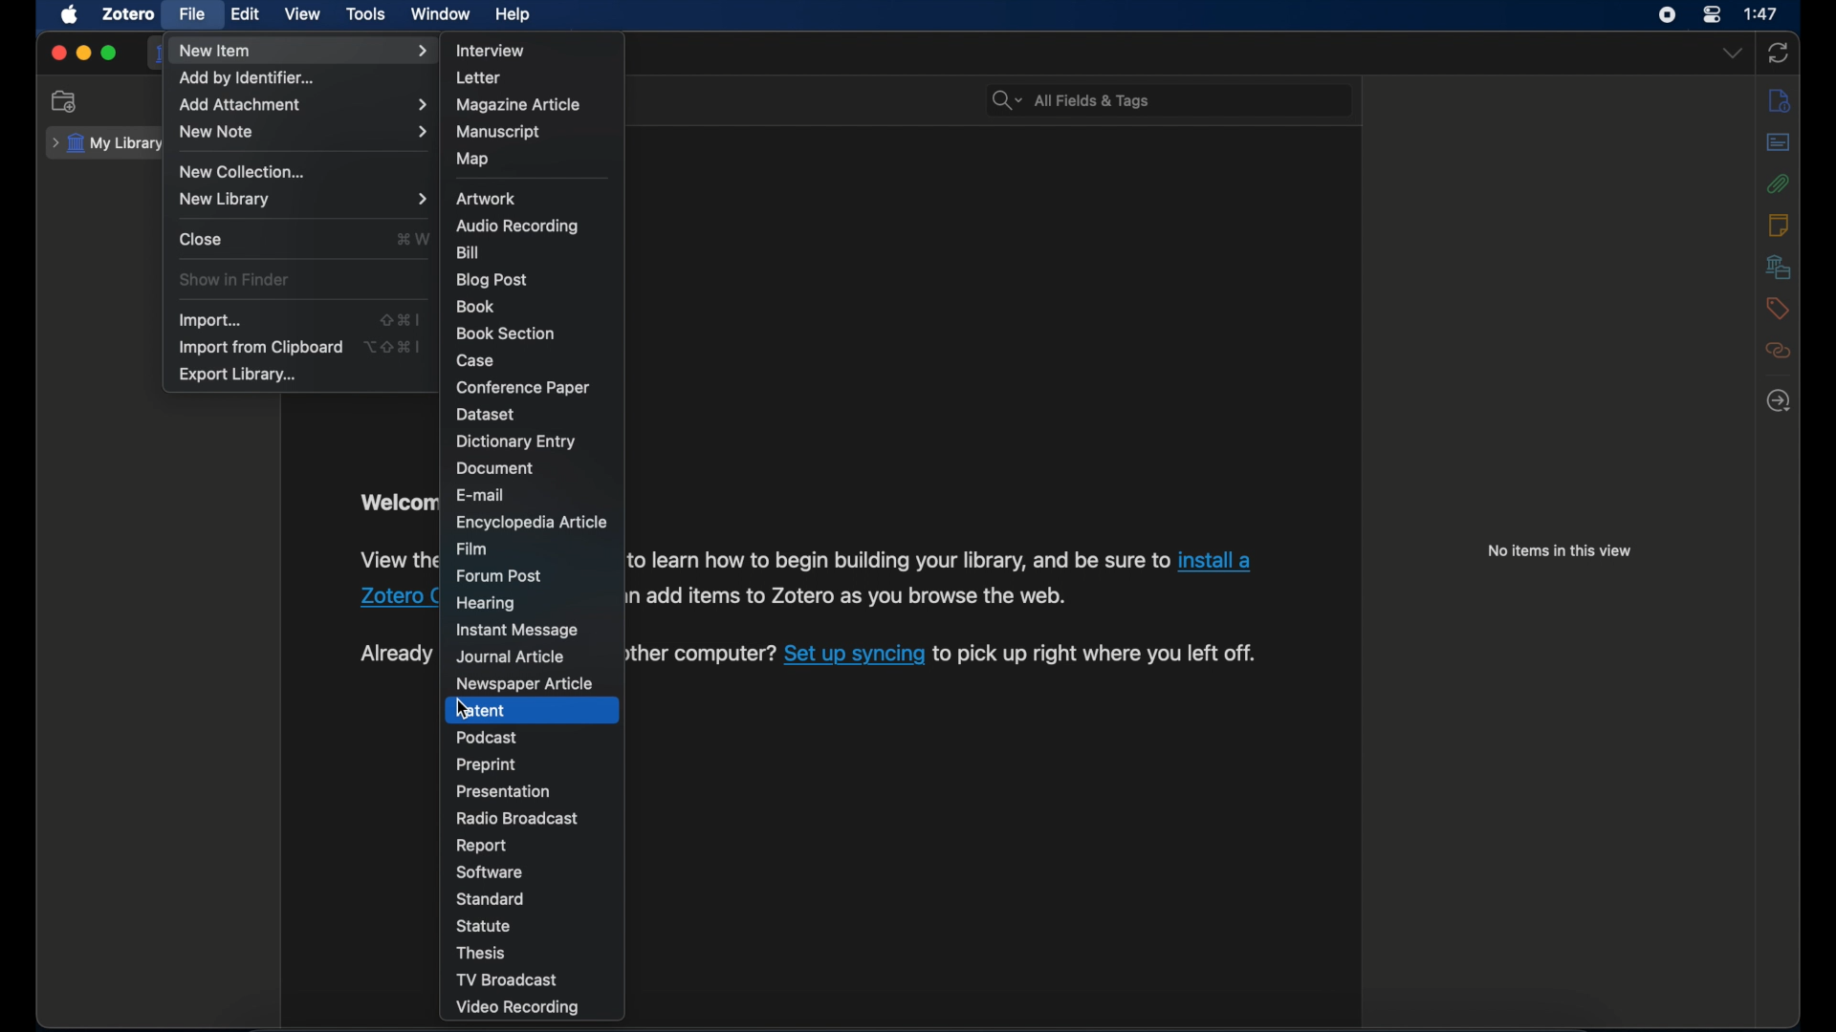  What do you see at coordinates (1779, 100) in the screenshot?
I see `info` at bounding box center [1779, 100].